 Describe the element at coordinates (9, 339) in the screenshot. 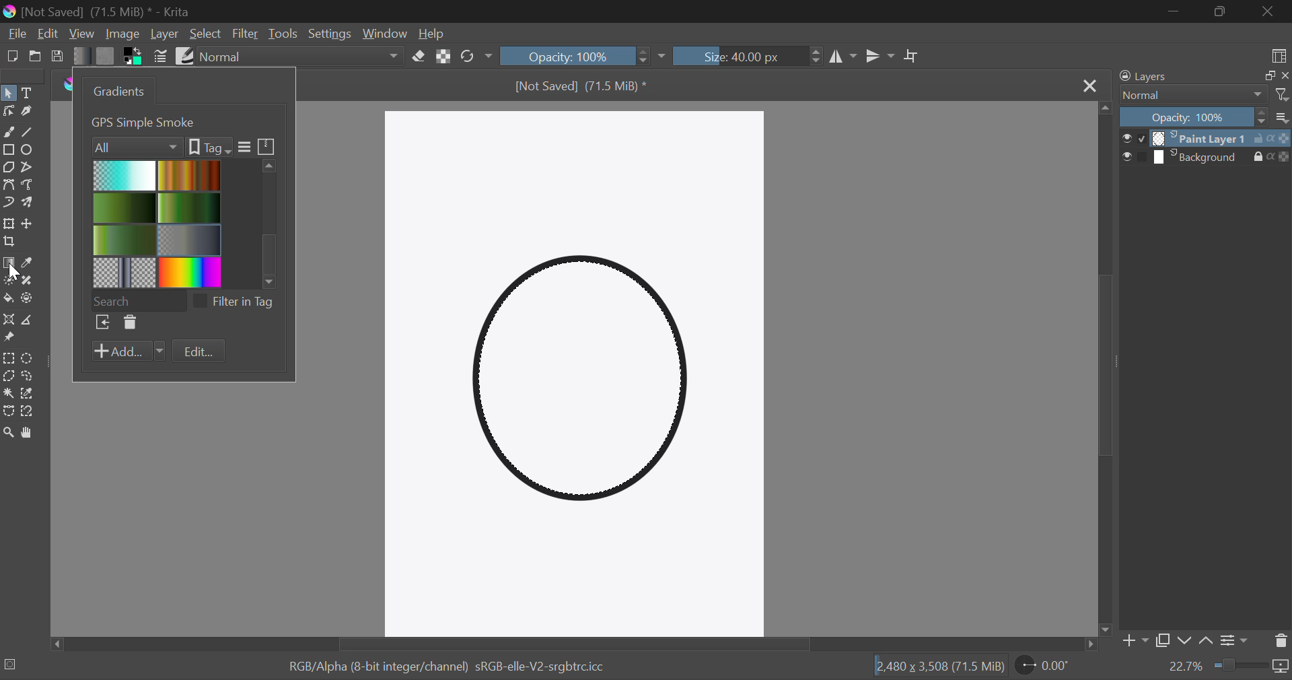

I see `Reference Images` at that location.